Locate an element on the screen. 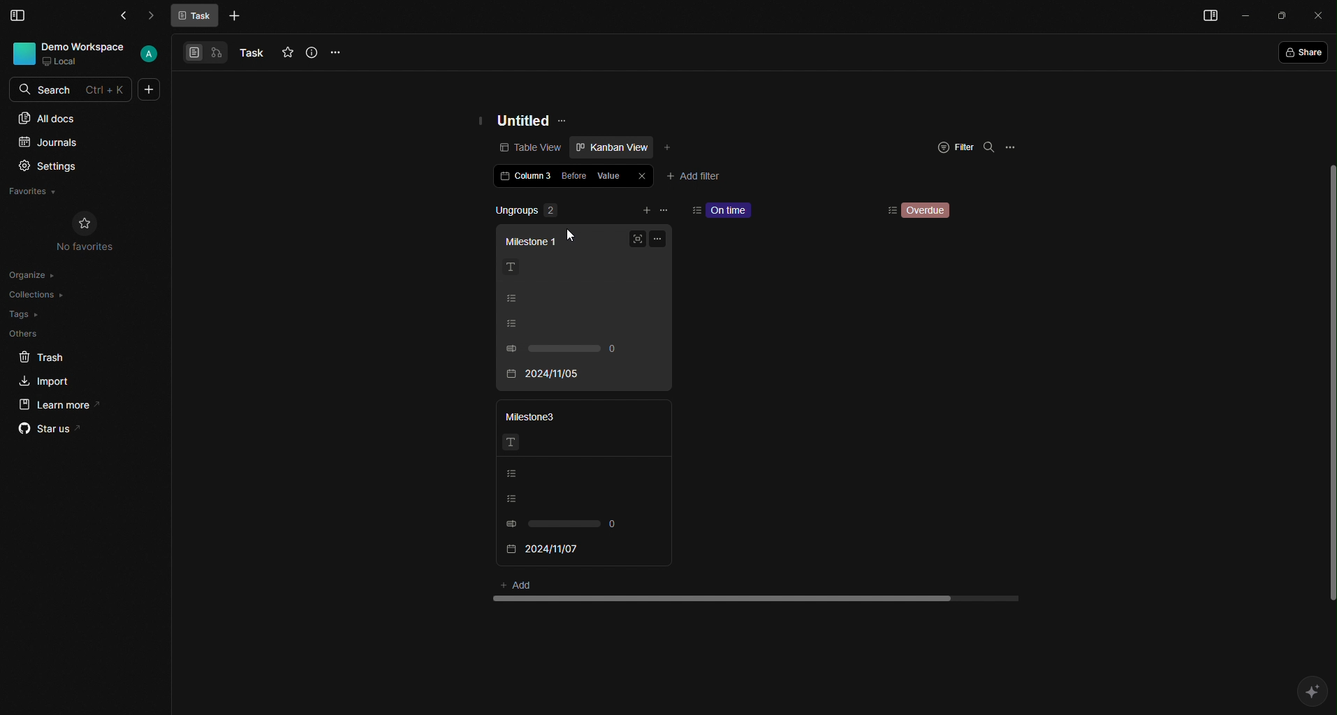  Options is located at coordinates (1011, 147).